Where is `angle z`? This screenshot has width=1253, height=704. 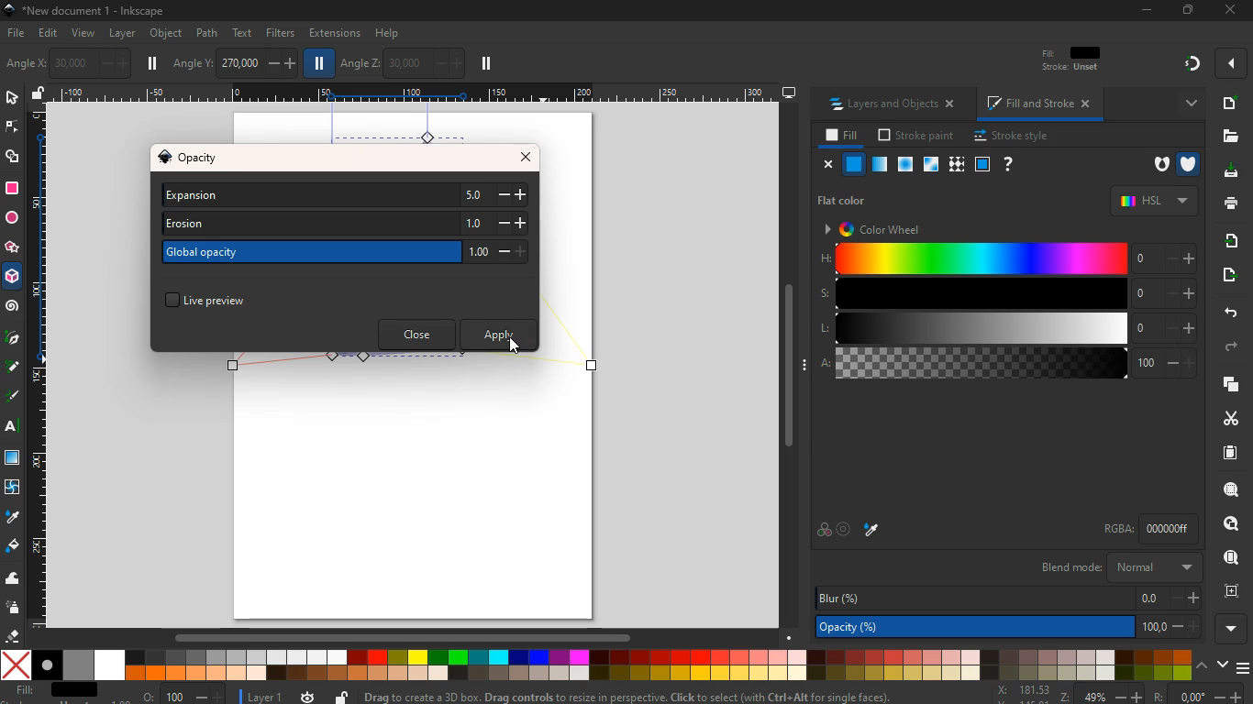
angle z is located at coordinates (401, 62).